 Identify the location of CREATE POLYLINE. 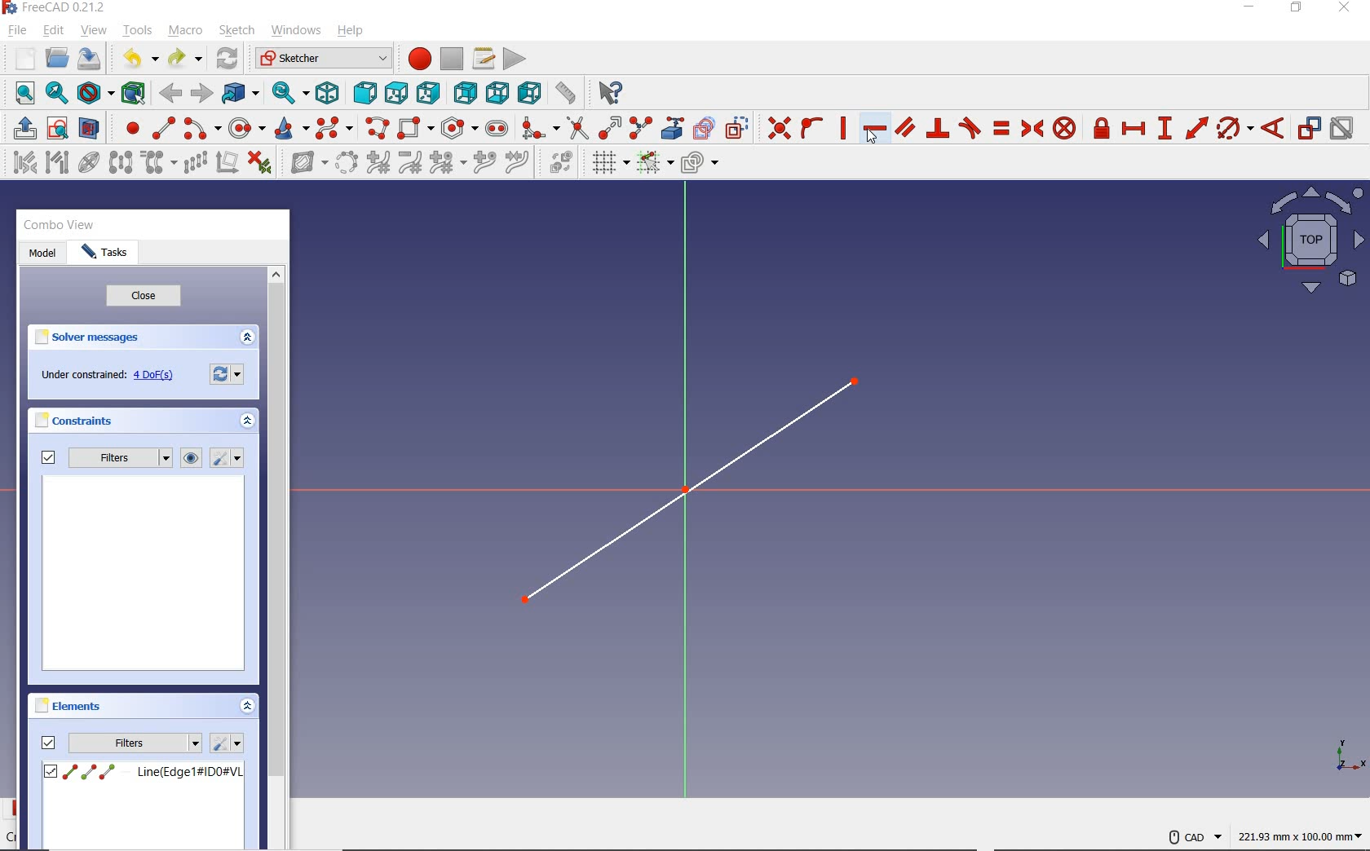
(376, 128).